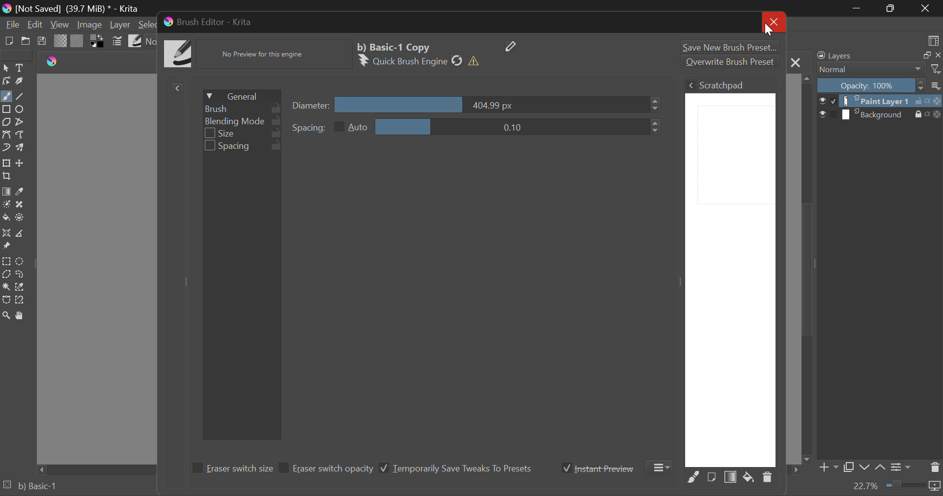  What do you see at coordinates (177, 89) in the screenshot?
I see `Show Presets` at bounding box center [177, 89].